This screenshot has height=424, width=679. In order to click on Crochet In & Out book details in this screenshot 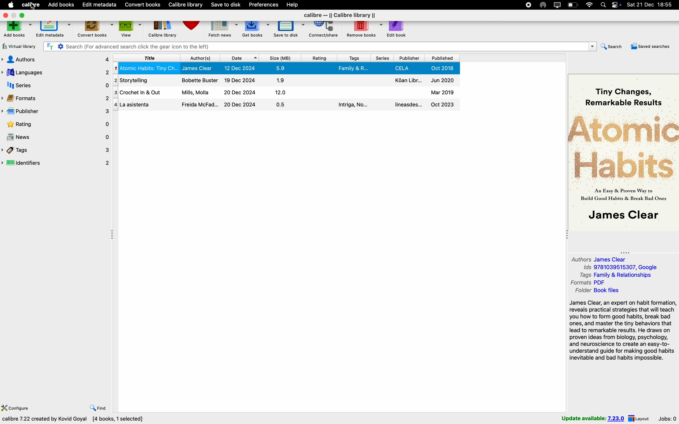, I will do `click(286, 91)`.